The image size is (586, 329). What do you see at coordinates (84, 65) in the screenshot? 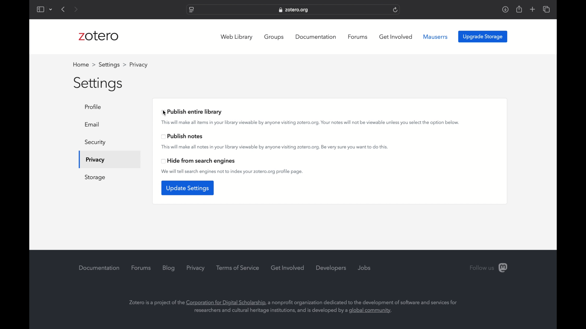
I see `home` at bounding box center [84, 65].